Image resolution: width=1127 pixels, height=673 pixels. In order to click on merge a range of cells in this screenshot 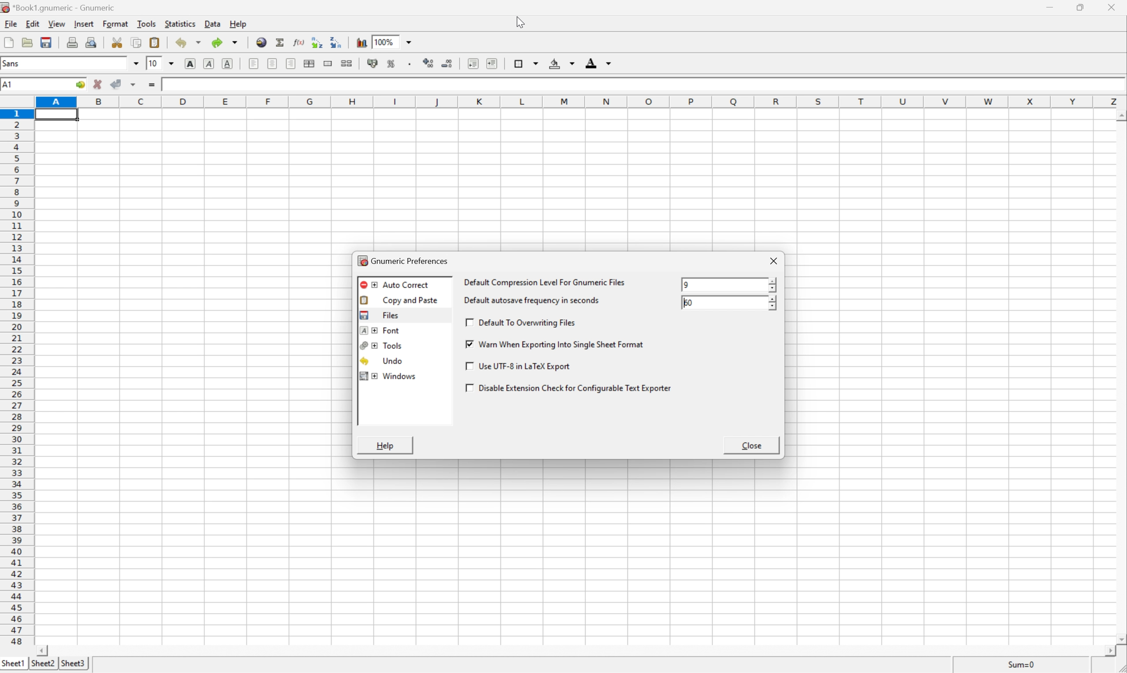, I will do `click(327, 63)`.